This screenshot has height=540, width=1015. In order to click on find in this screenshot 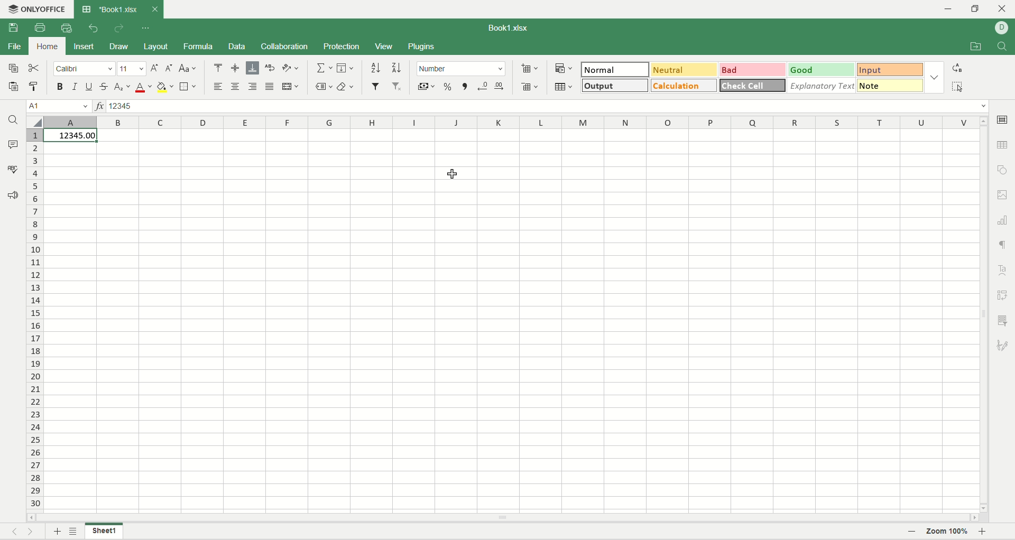, I will do `click(12, 120)`.